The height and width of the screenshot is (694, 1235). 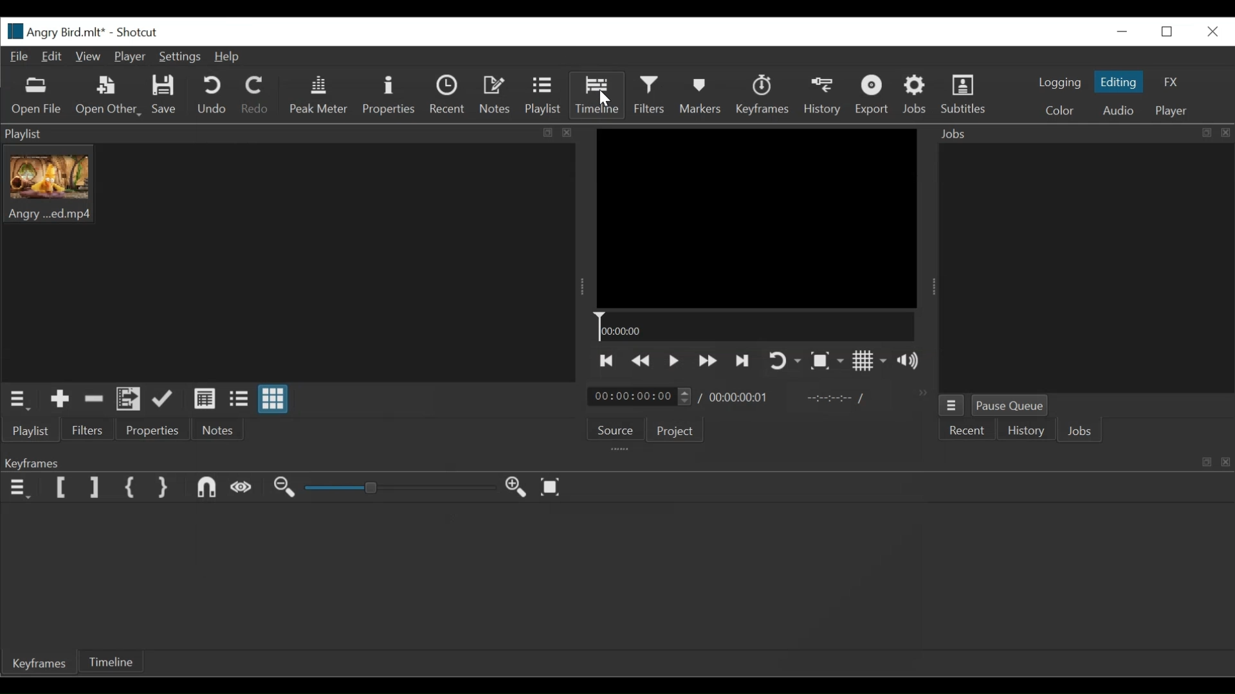 What do you see at coordinates (206, 490) in the screenshot?
I see `Snap` at bounding box center [206, 490].